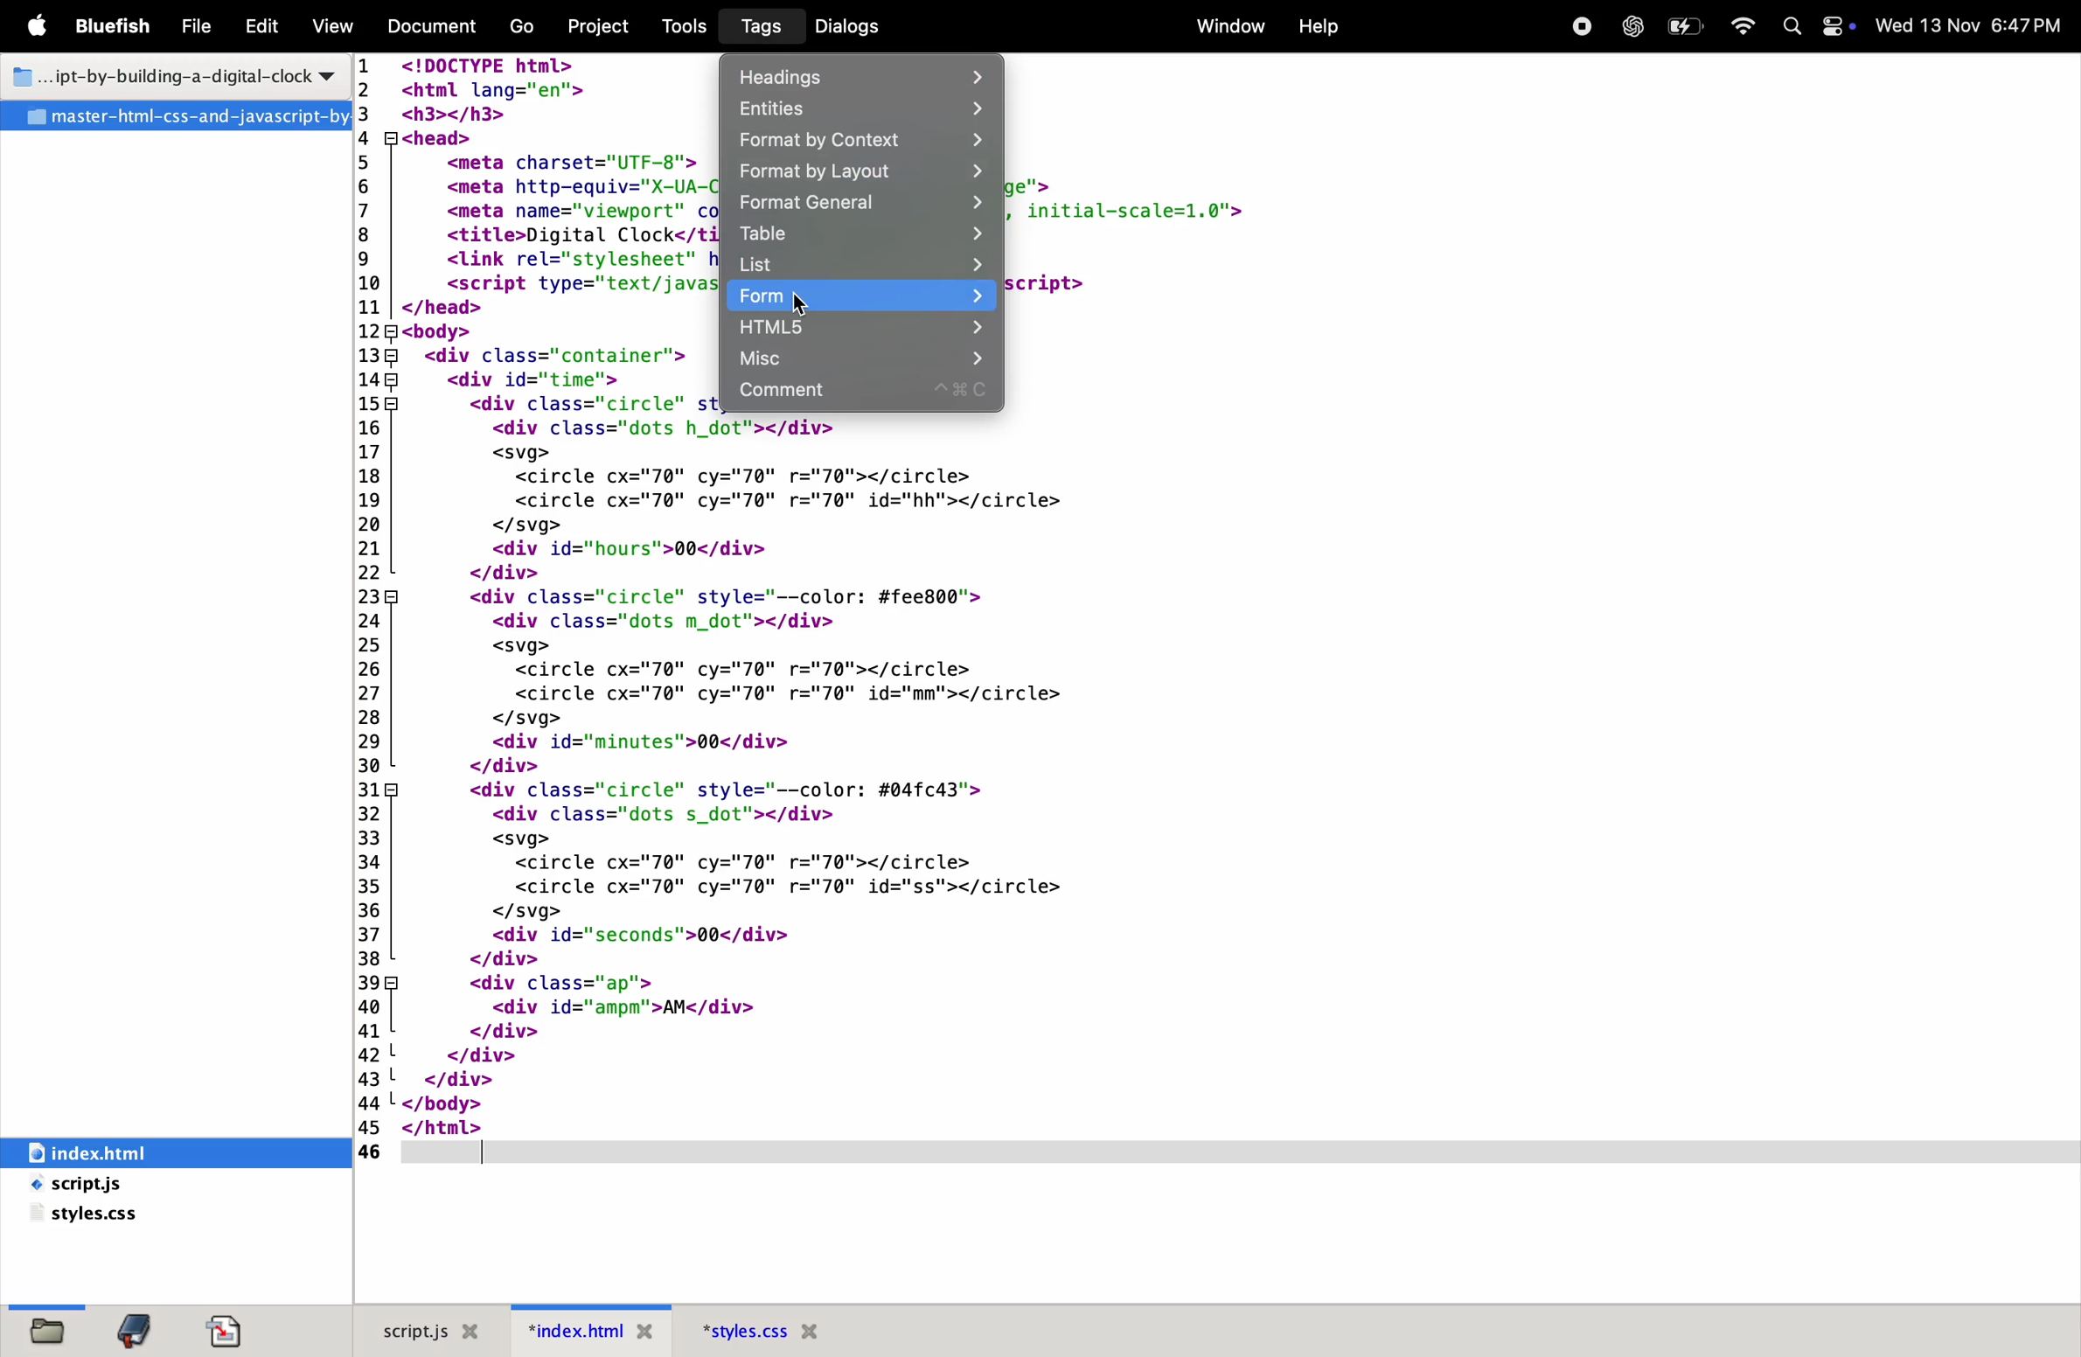 Image resolution: width=2081 pixels, height=1357 pixels. What do you see at coordinates (119, 1186) in the screenshot?
I see `script.js` at bounding box center [119, 1186].